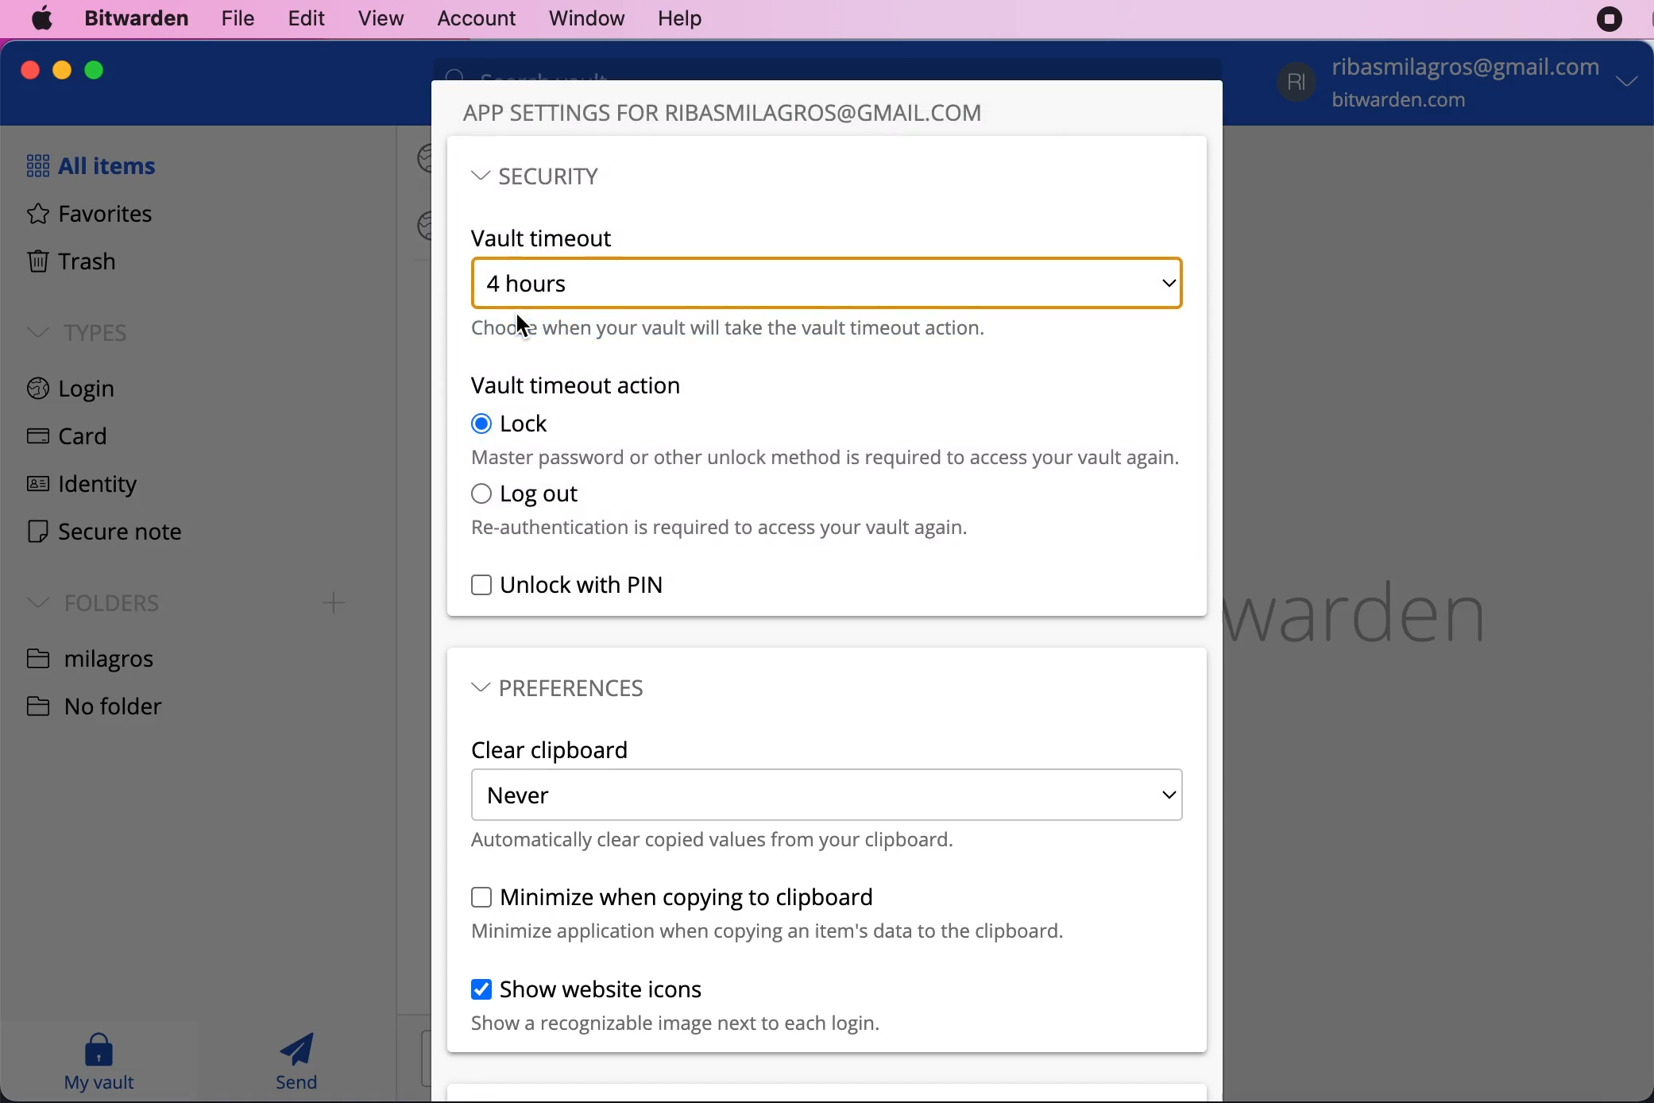 The width and height of the screenshot is (1654, 1103). What do you see at coordinates (829, 439) in the screenshot?
I see `lock` at bounding box center [829, 439].